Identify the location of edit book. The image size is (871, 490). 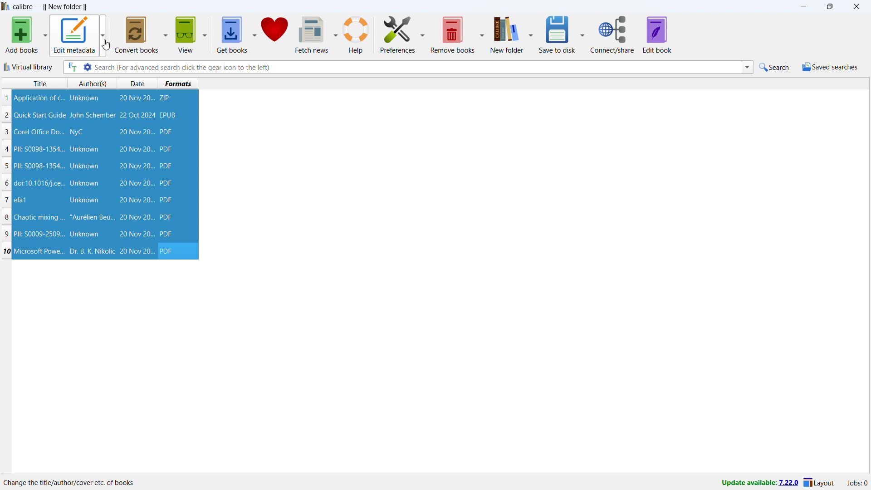
(658, 34).